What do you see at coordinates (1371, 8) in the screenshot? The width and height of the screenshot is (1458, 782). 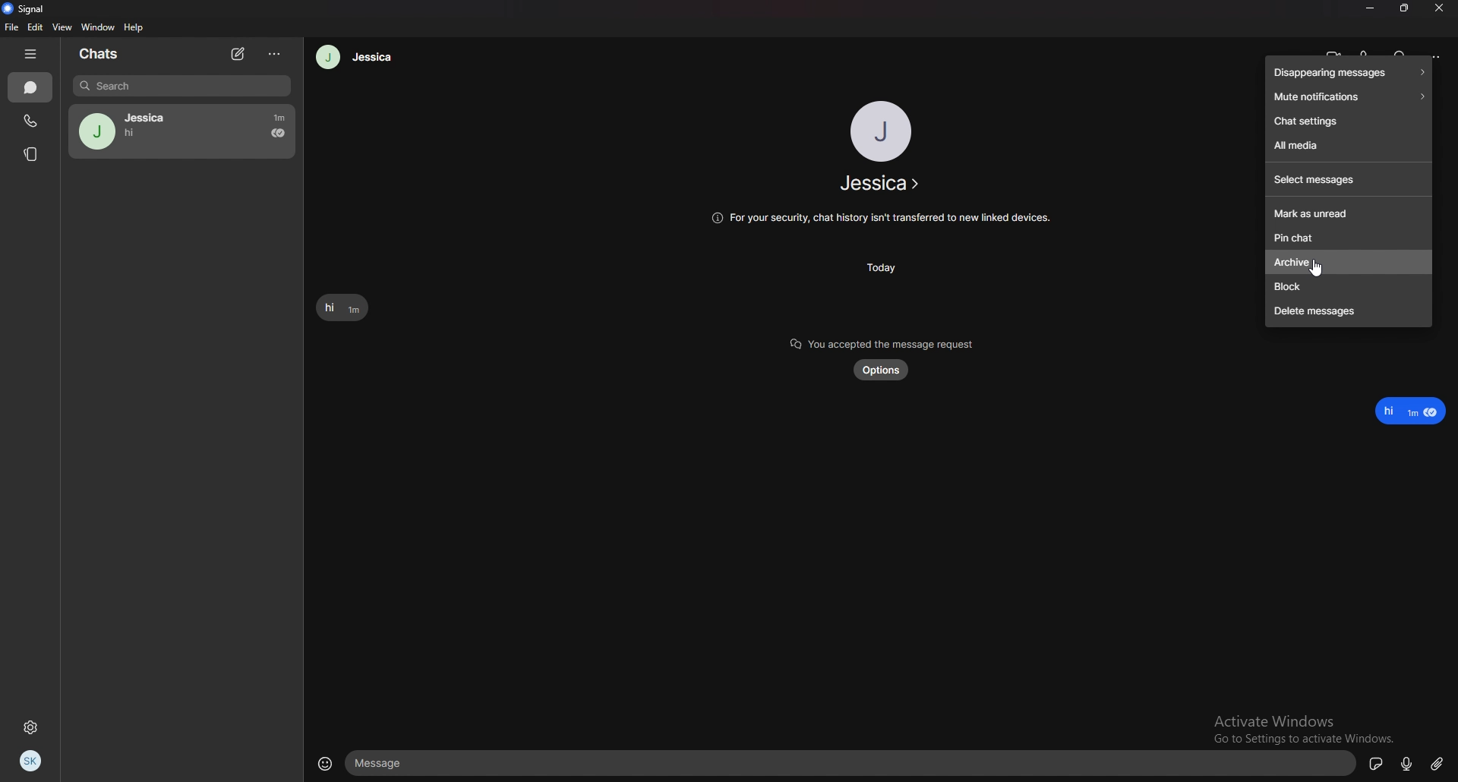 I see `Minimize` at bounding box center [1371, 8].